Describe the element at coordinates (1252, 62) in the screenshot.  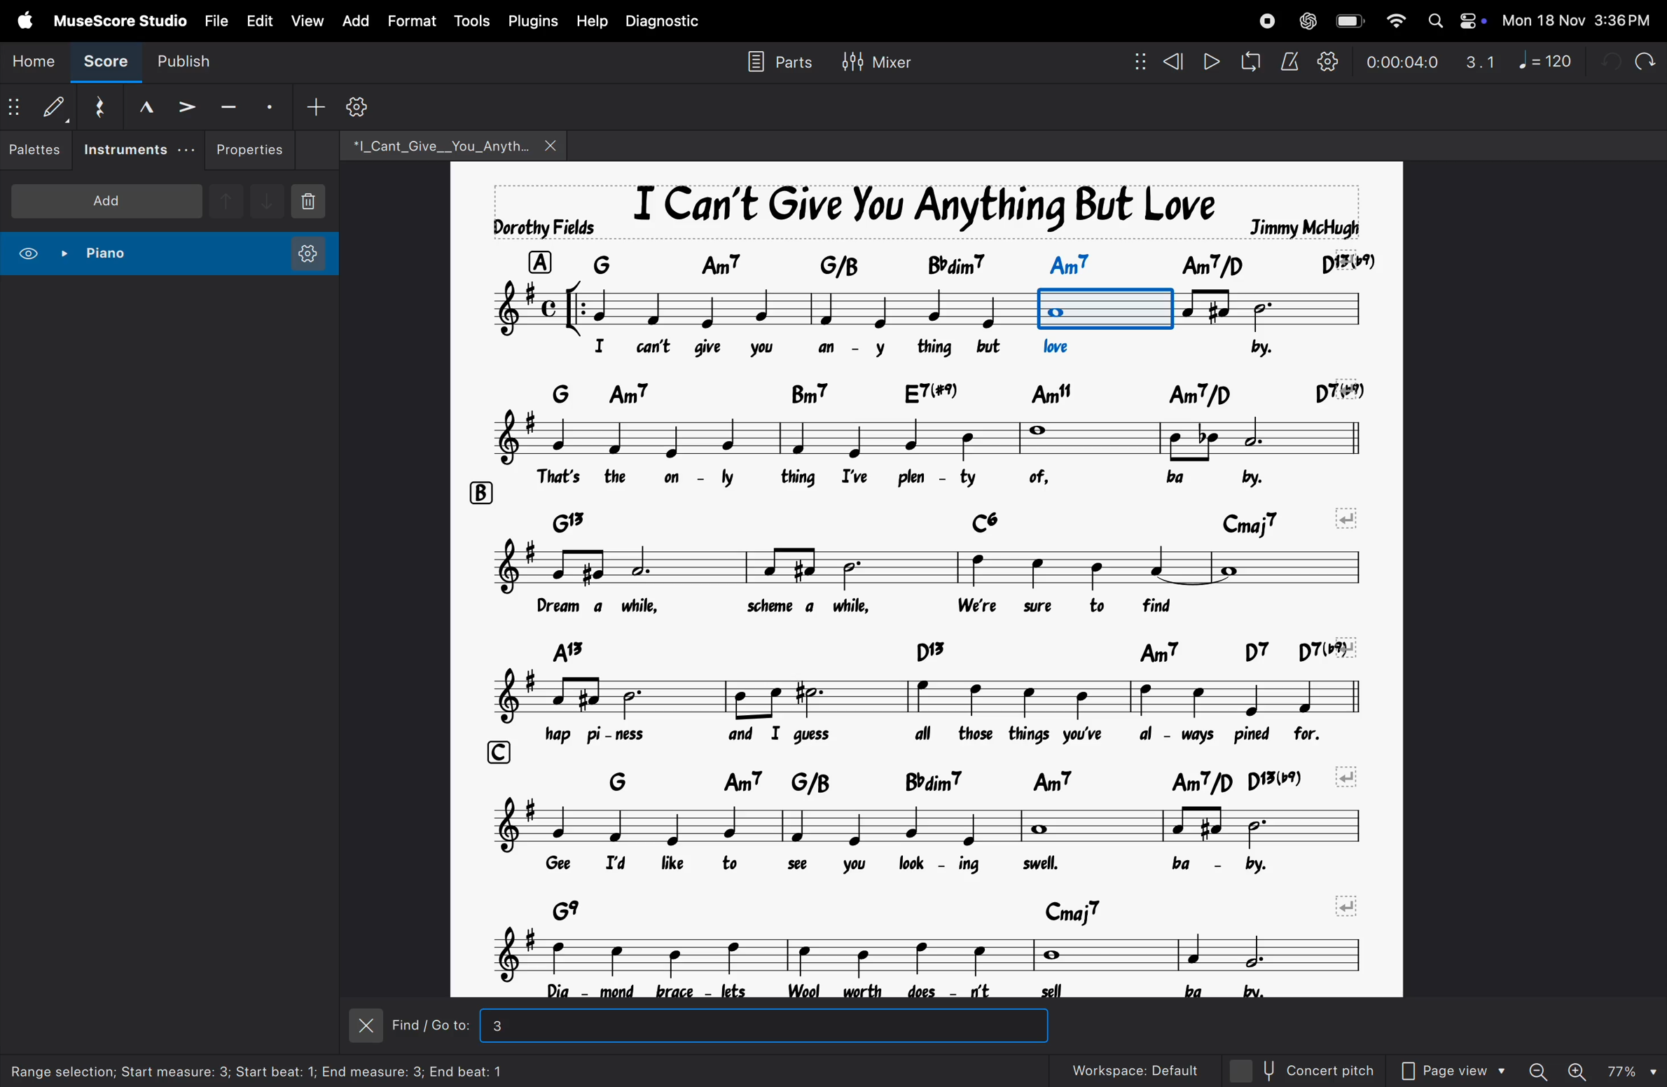
I see `loop playback` at that location.